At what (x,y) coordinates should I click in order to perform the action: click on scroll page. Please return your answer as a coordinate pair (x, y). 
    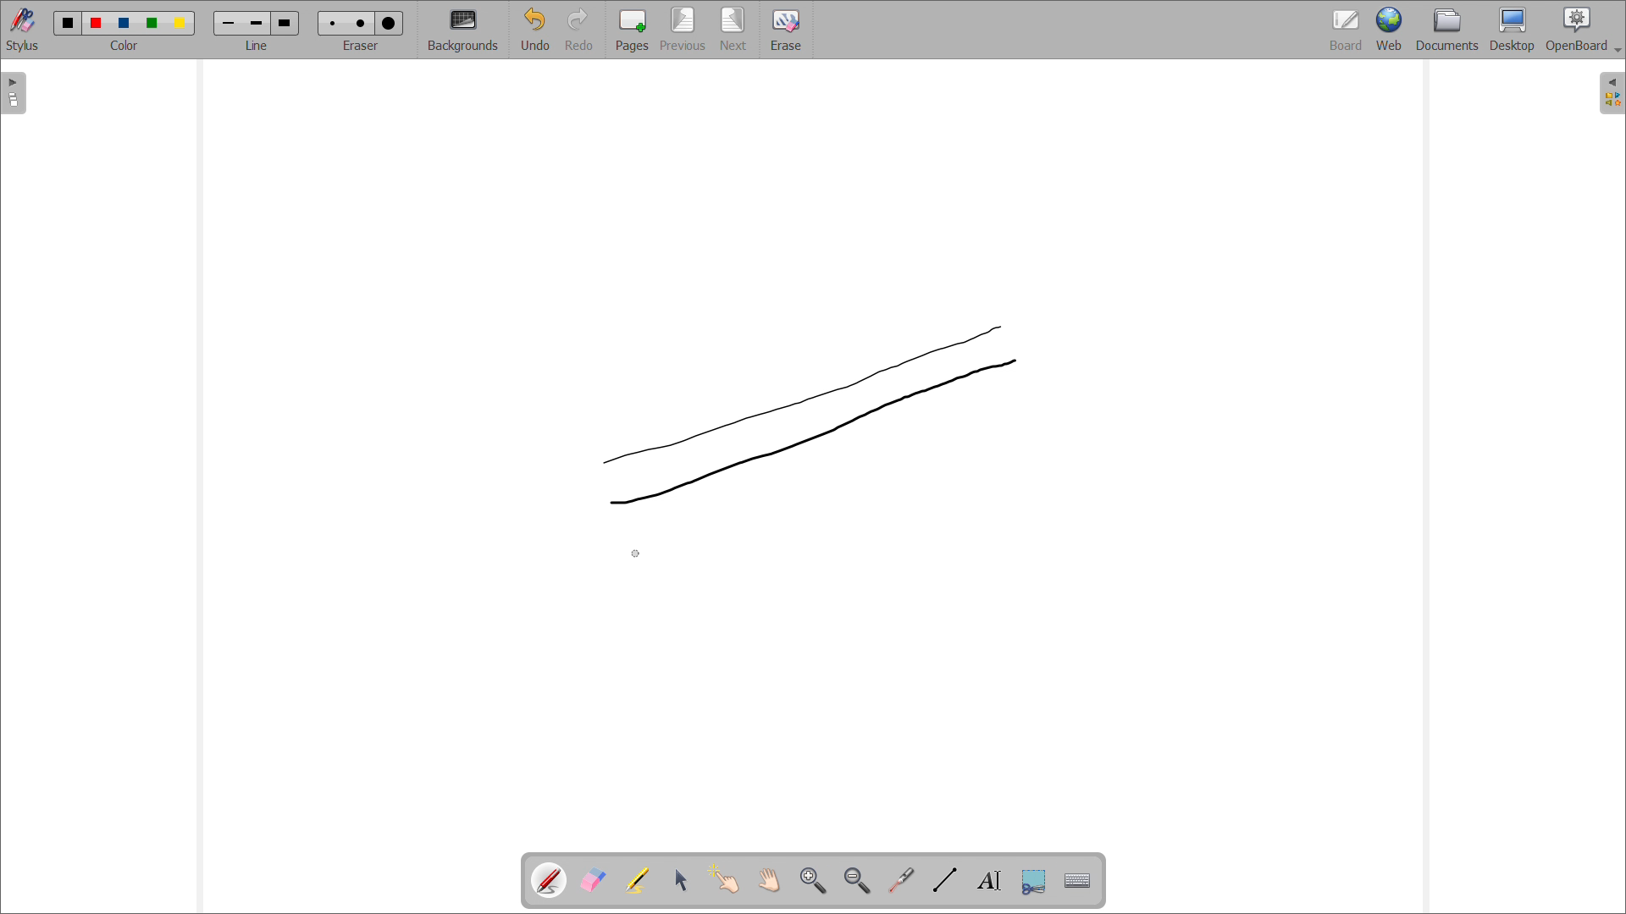
    Looking at the image, I should click on (769, 879).